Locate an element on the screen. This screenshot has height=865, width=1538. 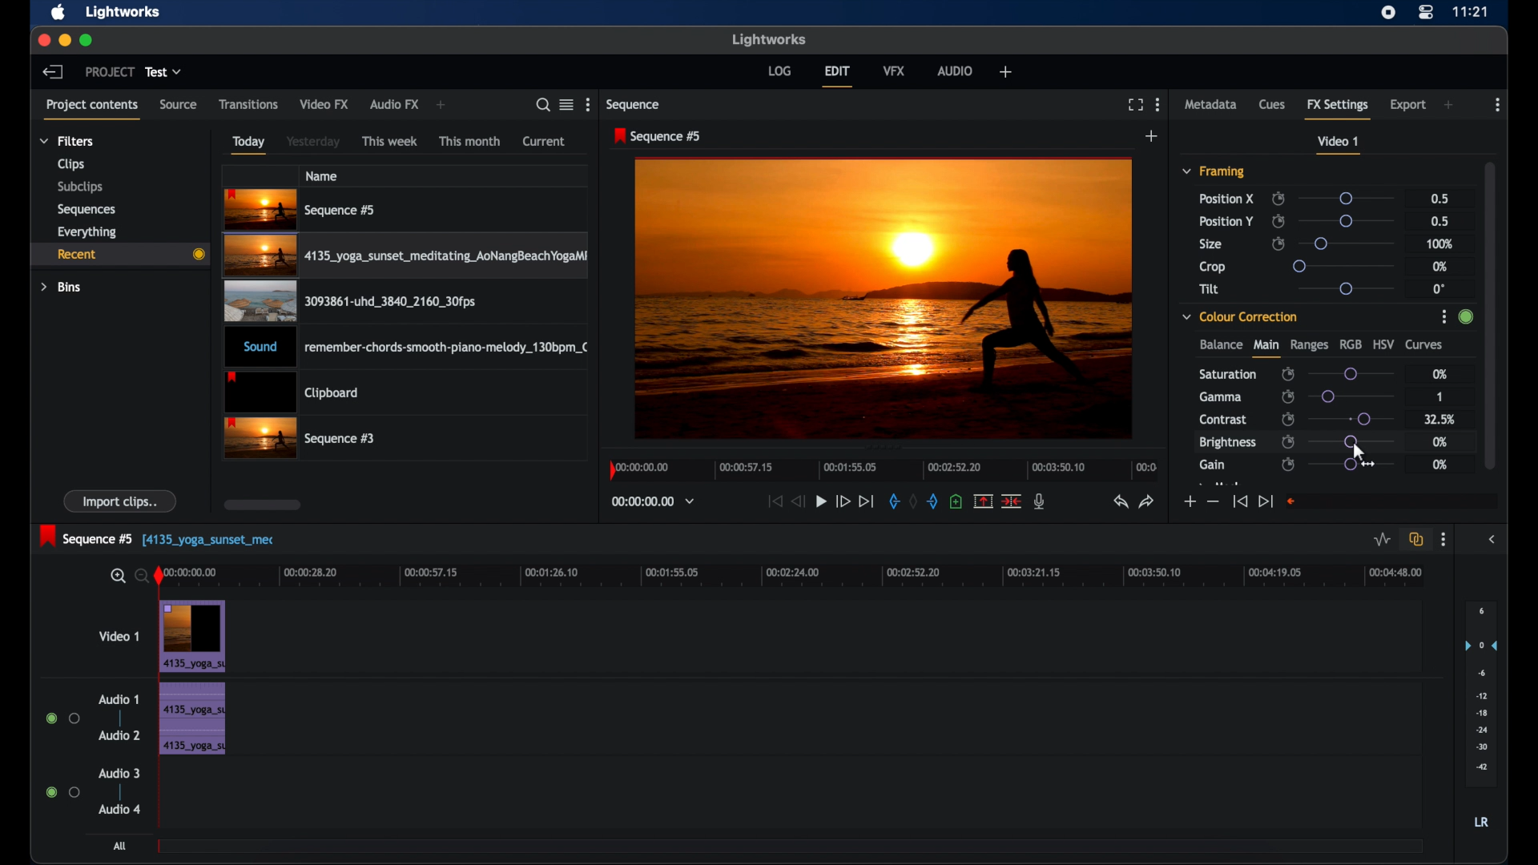
this month is located at coordinates (469, 141).